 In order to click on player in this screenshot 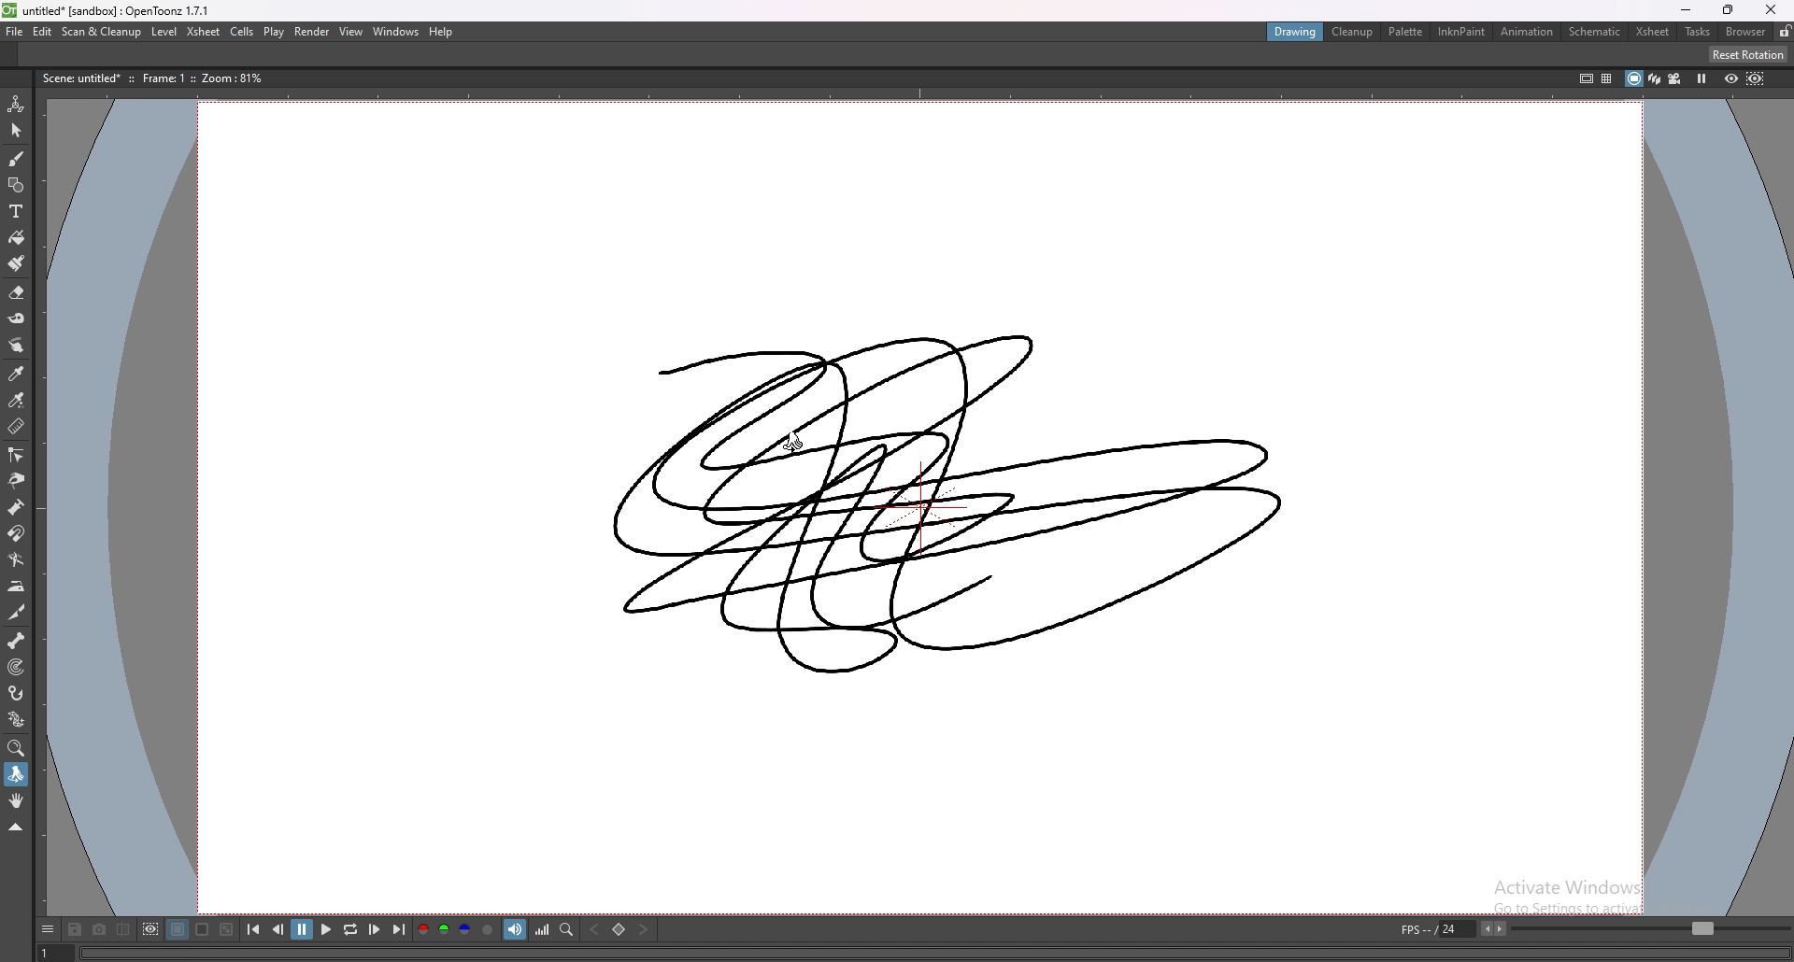, I will do `click(934, 953)`.